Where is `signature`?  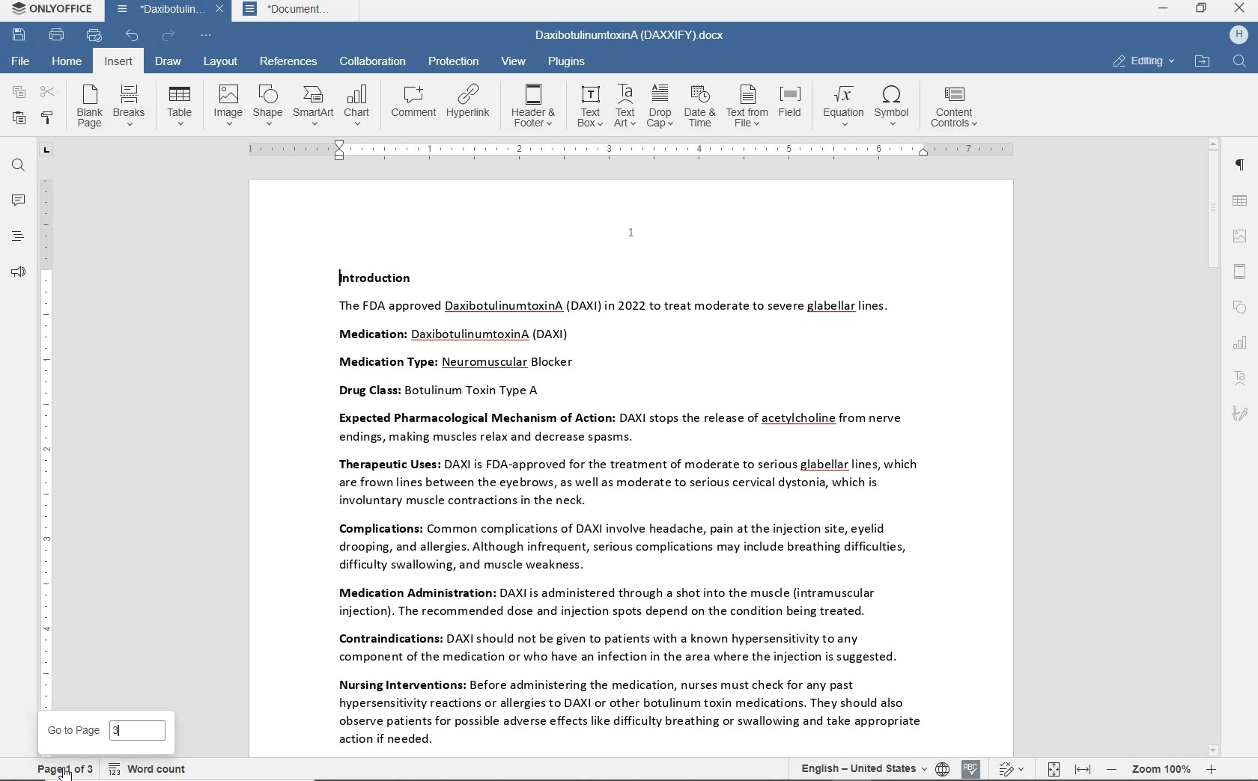
signature is located at coordinates (1240, 414).